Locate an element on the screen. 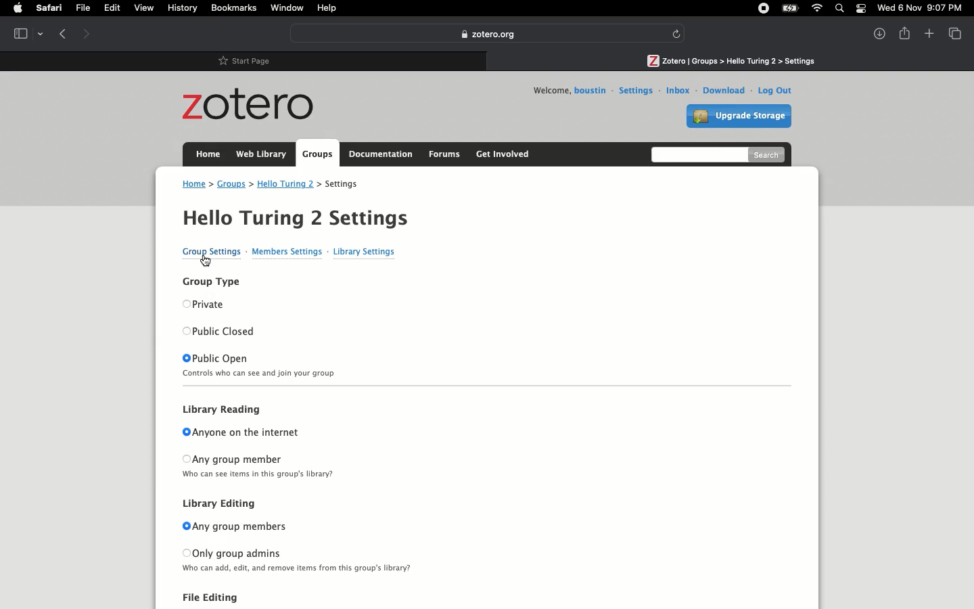 Image resolution: width=974 pixels, height=609 pixels. Any group members is located at coordinates (231, 526).